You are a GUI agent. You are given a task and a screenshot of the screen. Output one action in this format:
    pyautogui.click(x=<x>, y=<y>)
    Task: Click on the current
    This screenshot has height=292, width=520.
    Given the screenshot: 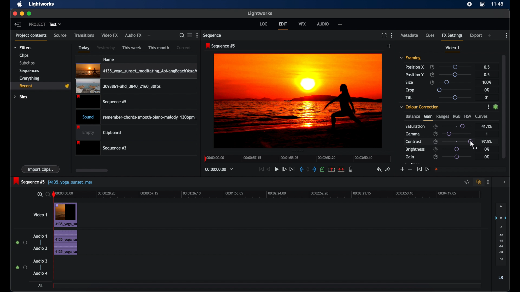 What is the action you would take?
    pyautogui.click(x=184, y=47)
    